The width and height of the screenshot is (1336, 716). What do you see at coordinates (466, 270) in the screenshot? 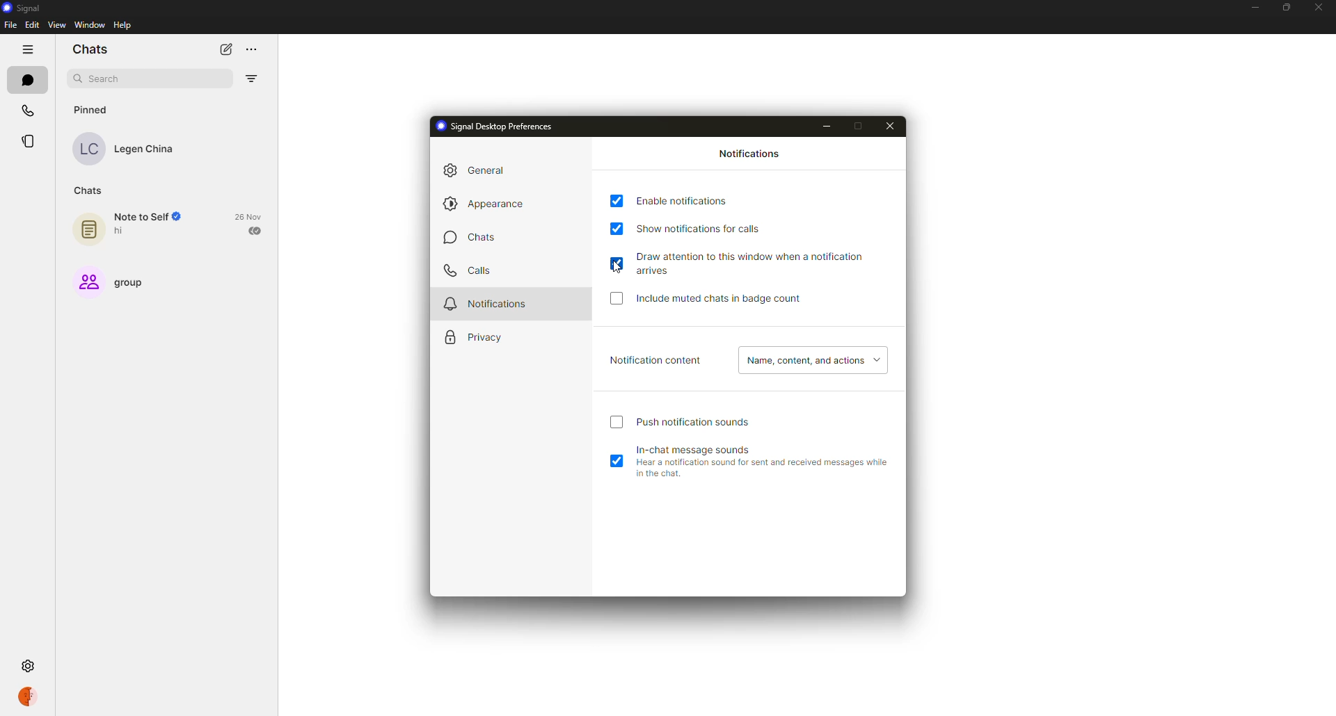
I see `calls` at bounding box center [466, 270].